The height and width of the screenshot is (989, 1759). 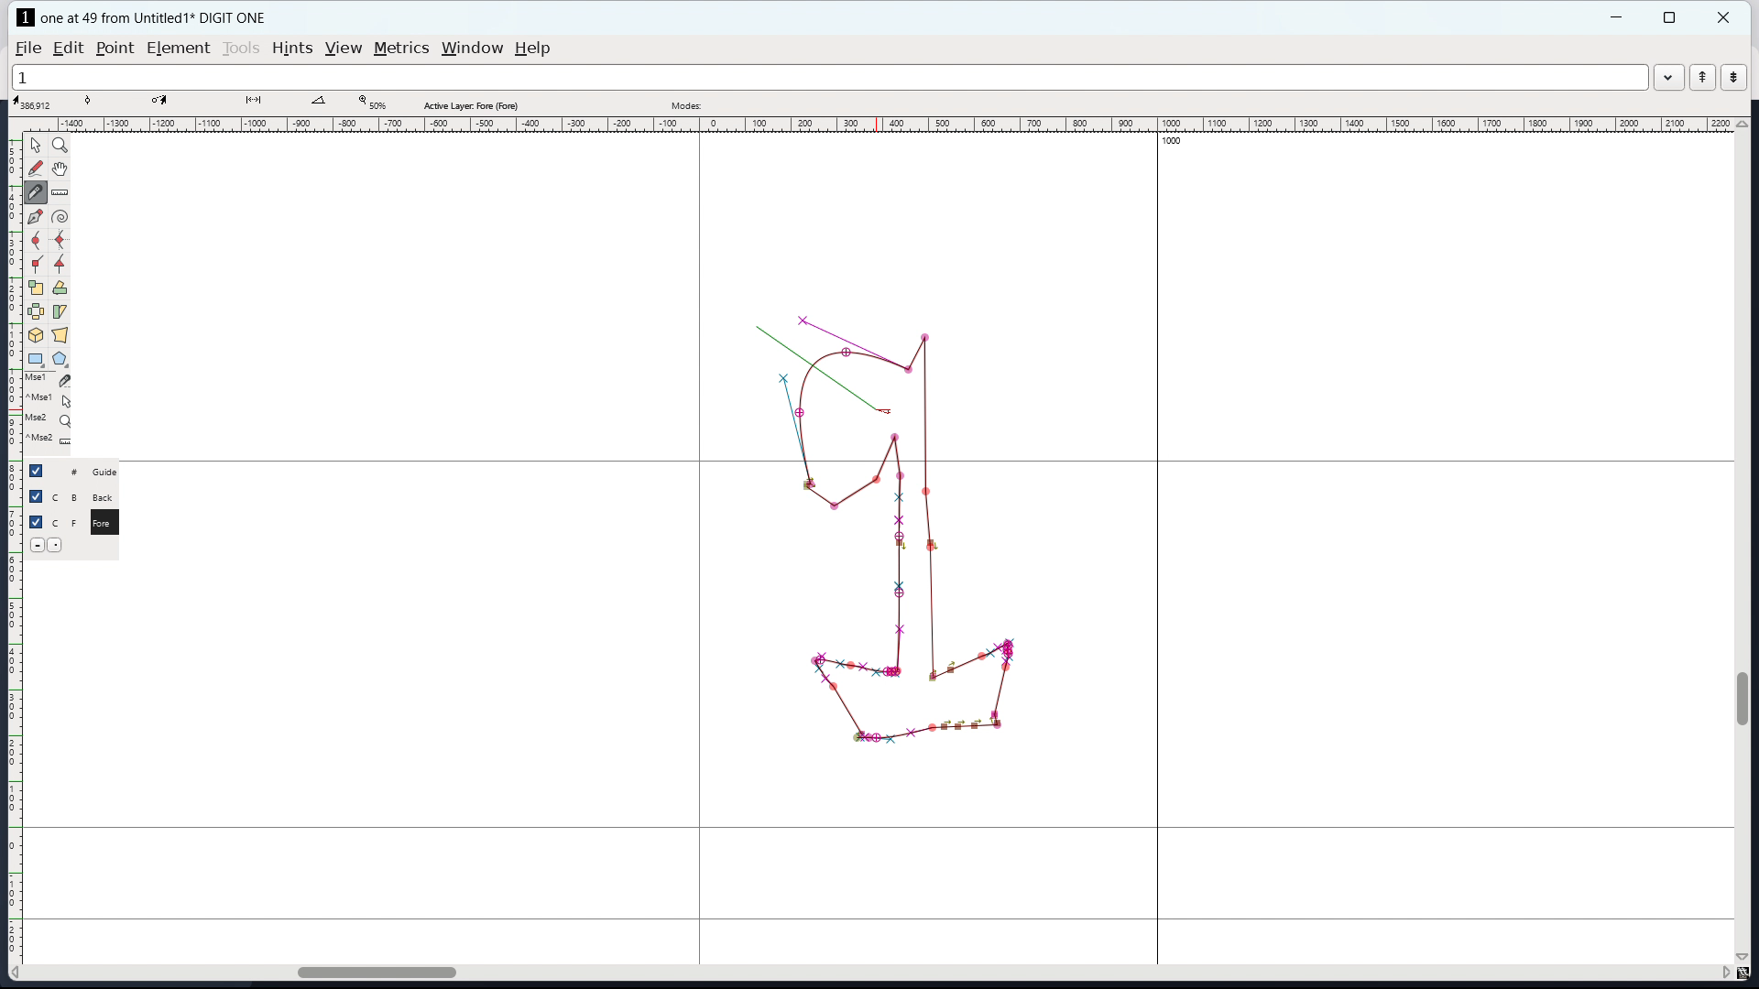 I want to click on draw a freehand curve, so click(x=36, y=169).